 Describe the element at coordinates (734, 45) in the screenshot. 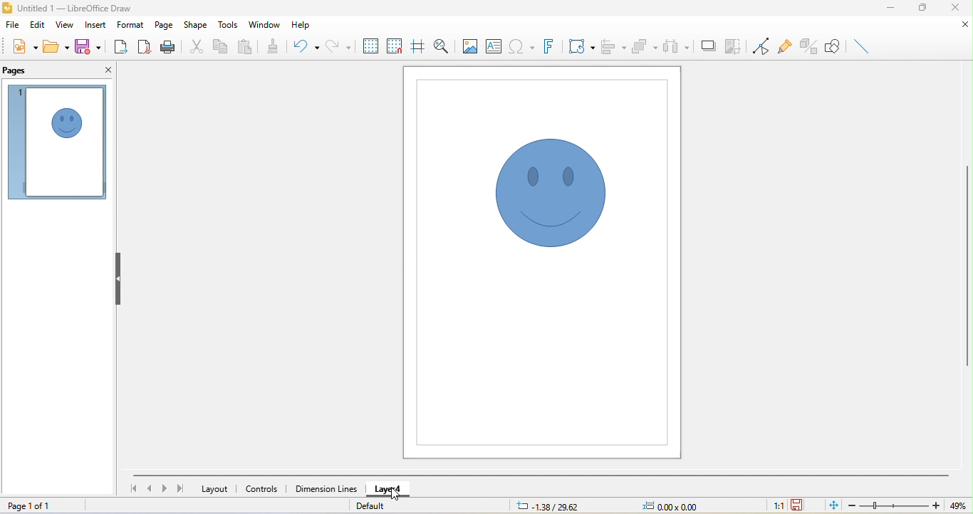

I see `crop image` at that location.